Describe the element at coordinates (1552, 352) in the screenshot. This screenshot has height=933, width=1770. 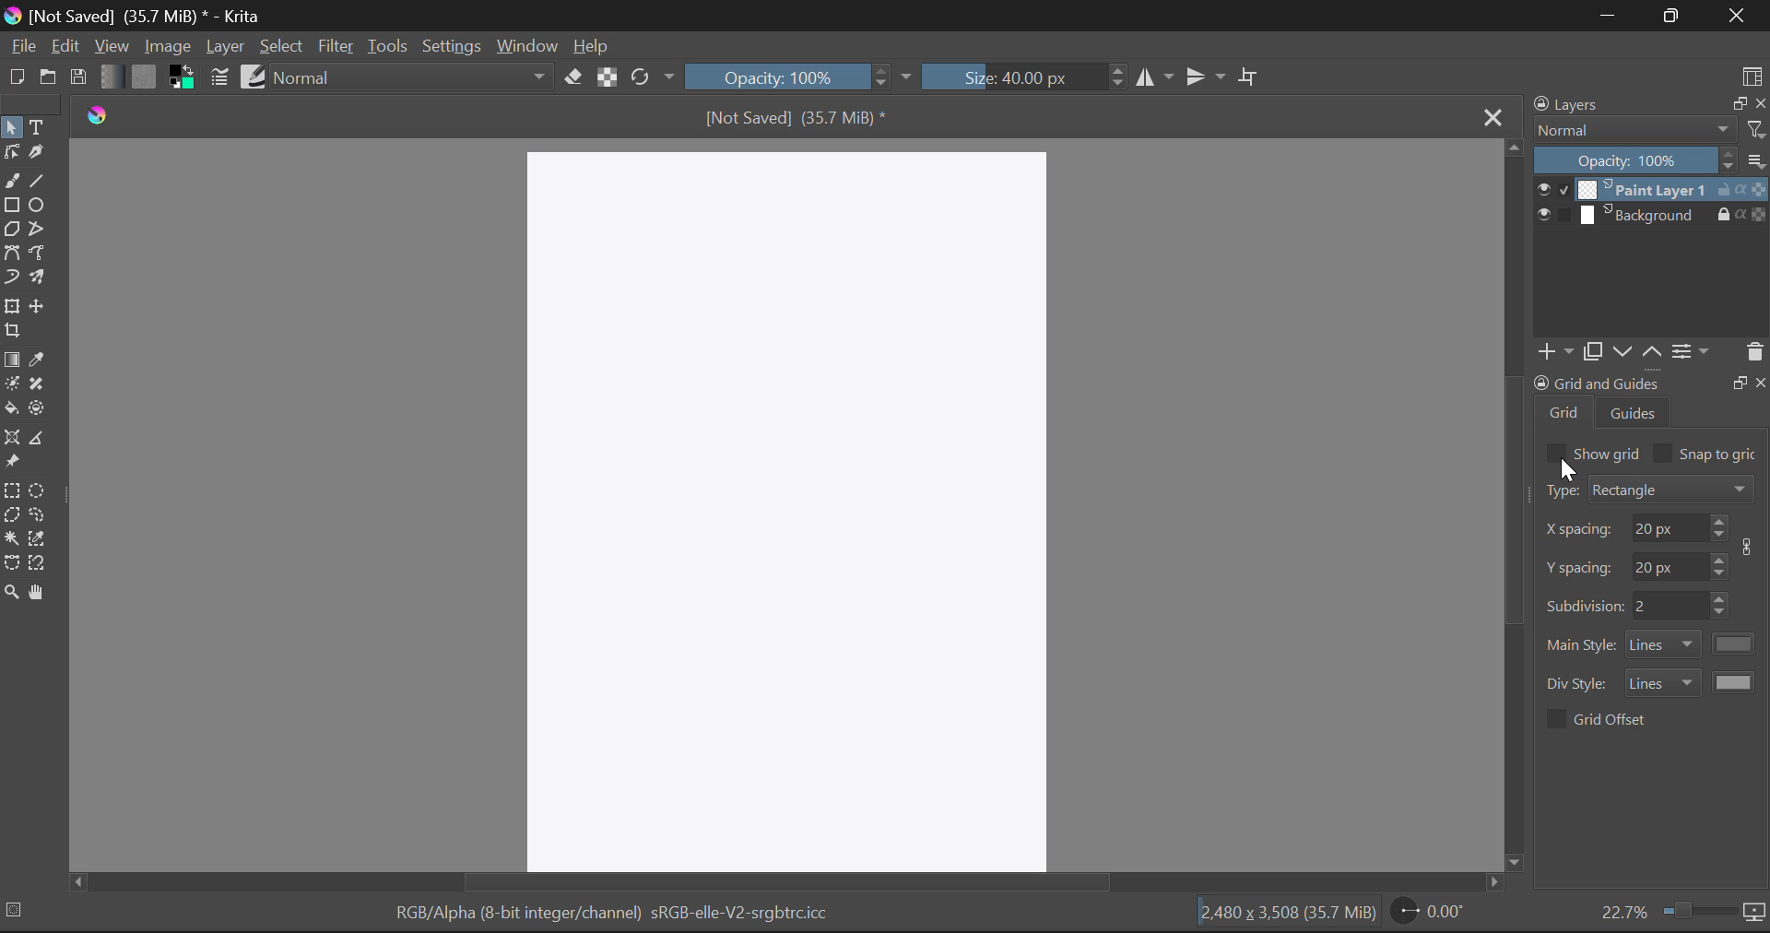
I see `add` at that location.